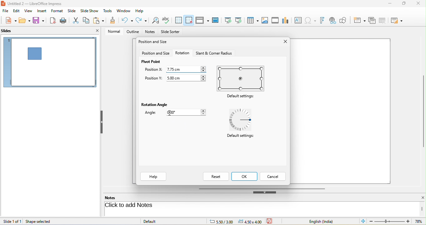 The height and width of the screenshot is (225, 426). What do you see at coordinates (155, 105) in the screenshot?
I see `rotation angle` at bounding box center [155, 105].